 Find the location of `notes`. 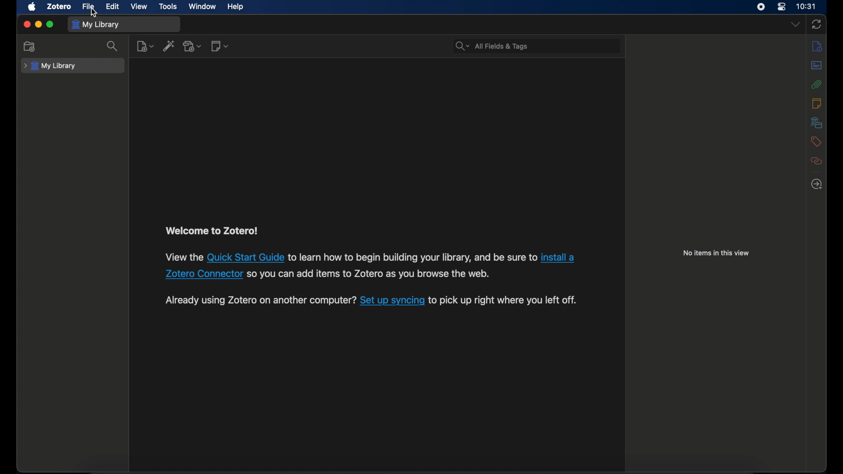

notes is located at coordinates (816, 103).